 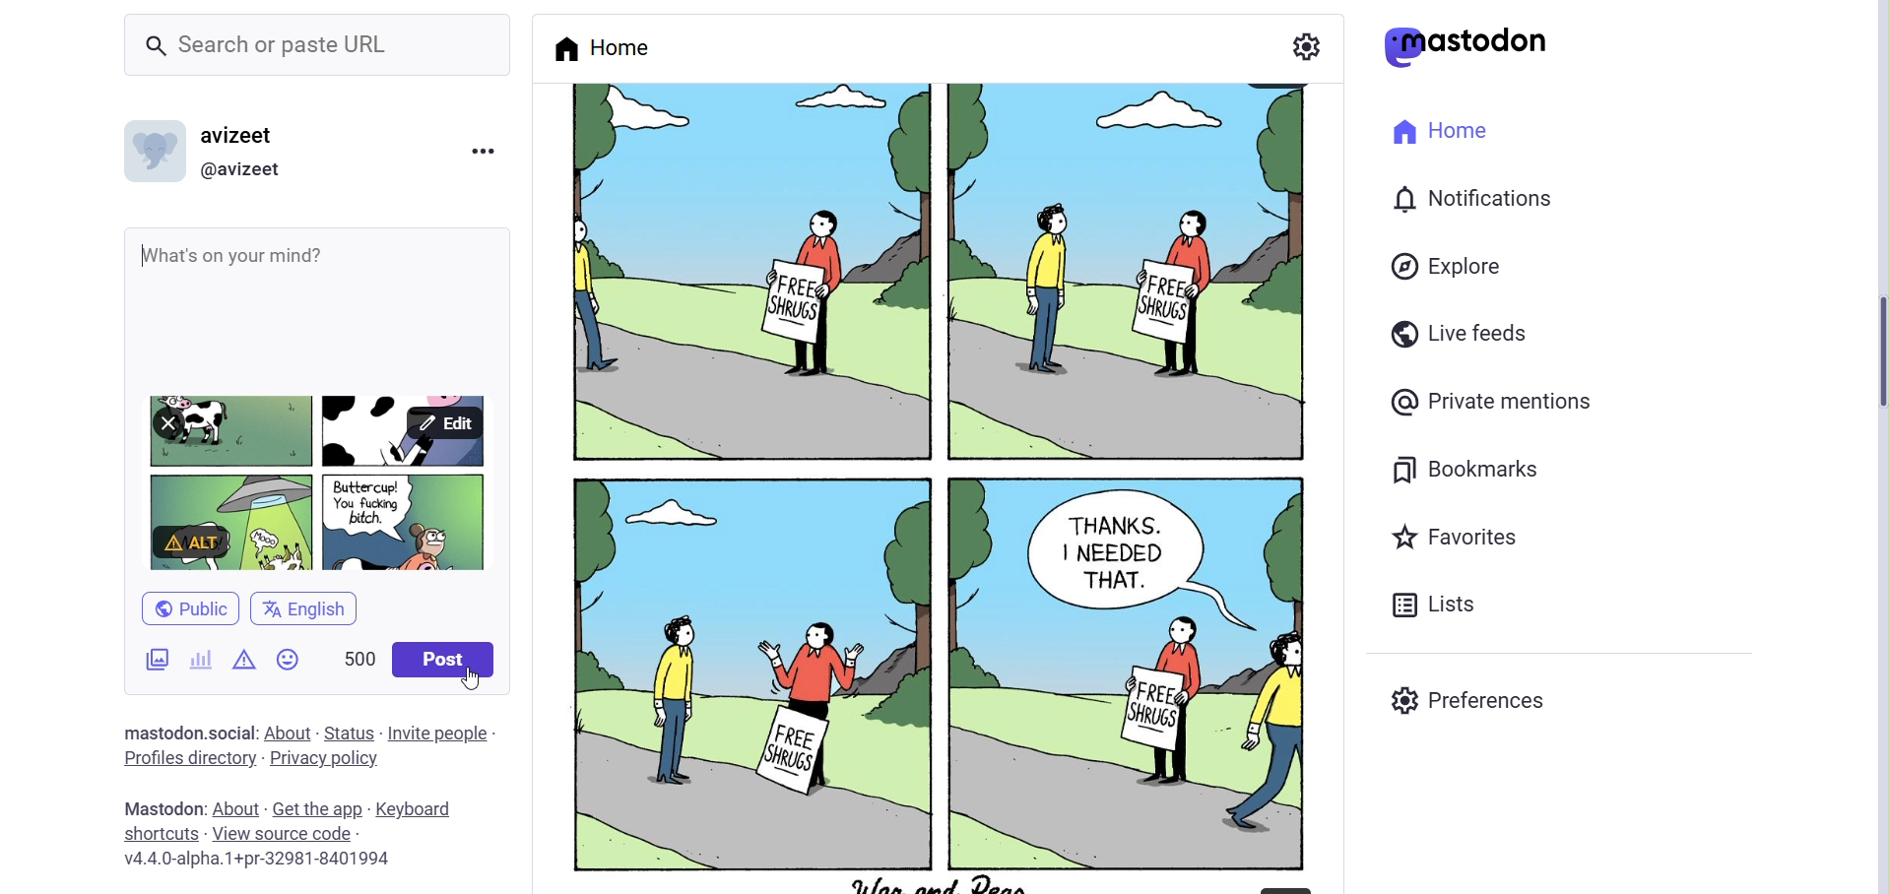 What do you see at coordinates (186, 756) in the screenshot?
I see `Profile Directory` at bounding box center [186, 756].